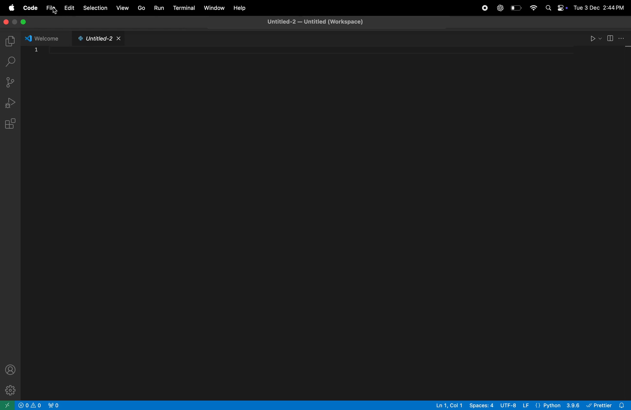  What do you see at coordinates (5, 22) in the screenshot?
I see `close` at bounding box center [5, 22].